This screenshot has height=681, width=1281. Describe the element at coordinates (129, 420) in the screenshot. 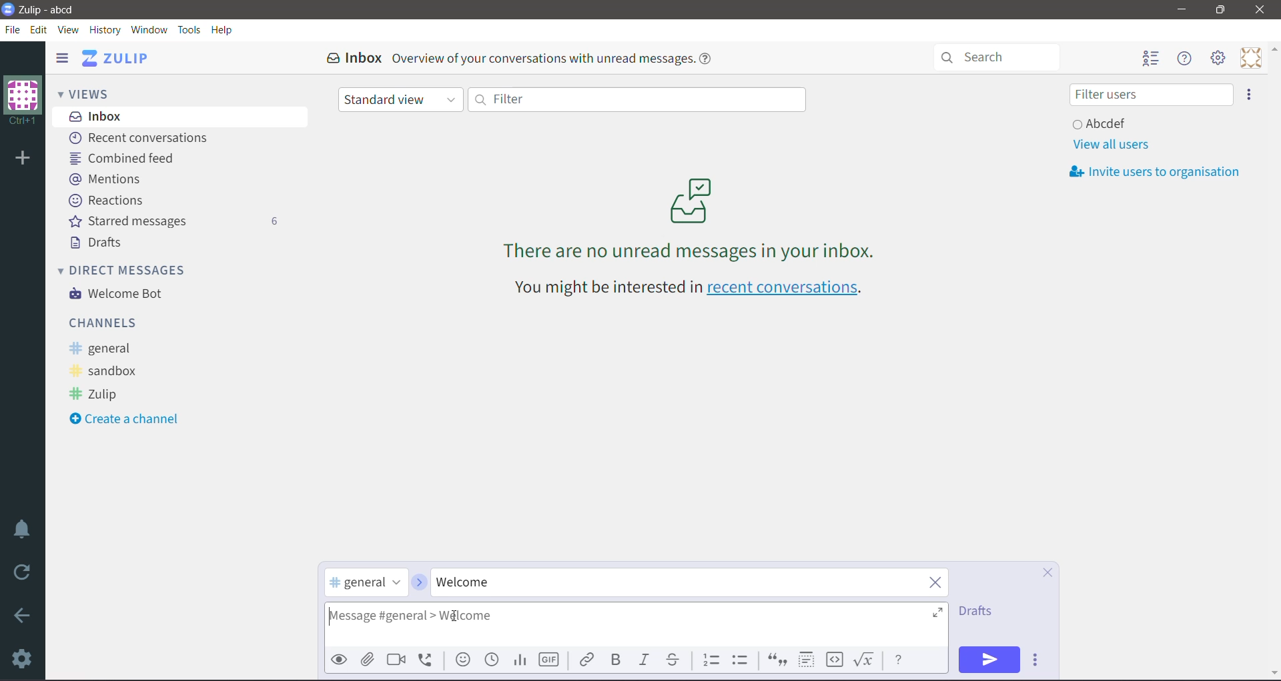

I see `Create a Channel` at that location.